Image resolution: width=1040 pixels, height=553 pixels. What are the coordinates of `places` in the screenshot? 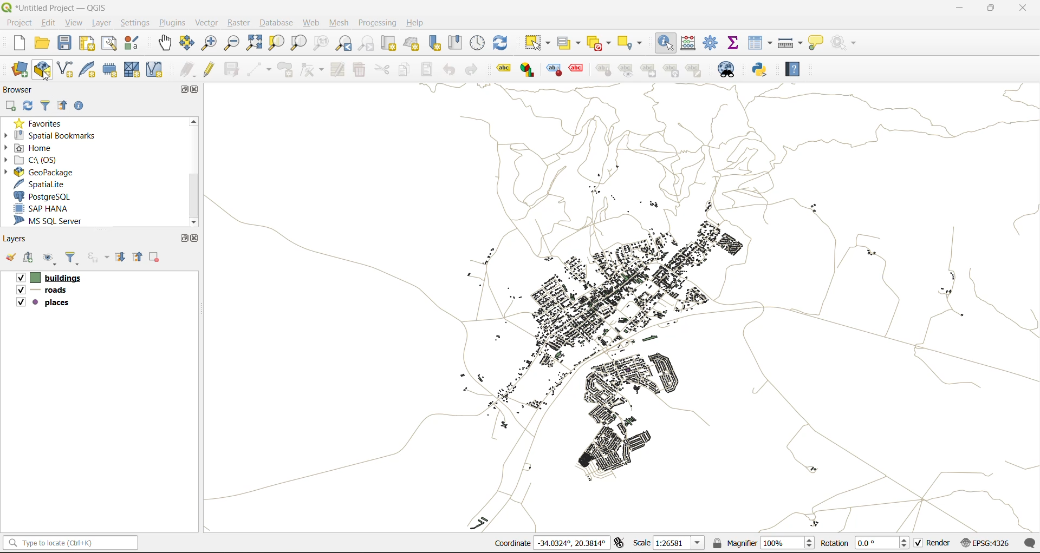 It's located at (43, 304).